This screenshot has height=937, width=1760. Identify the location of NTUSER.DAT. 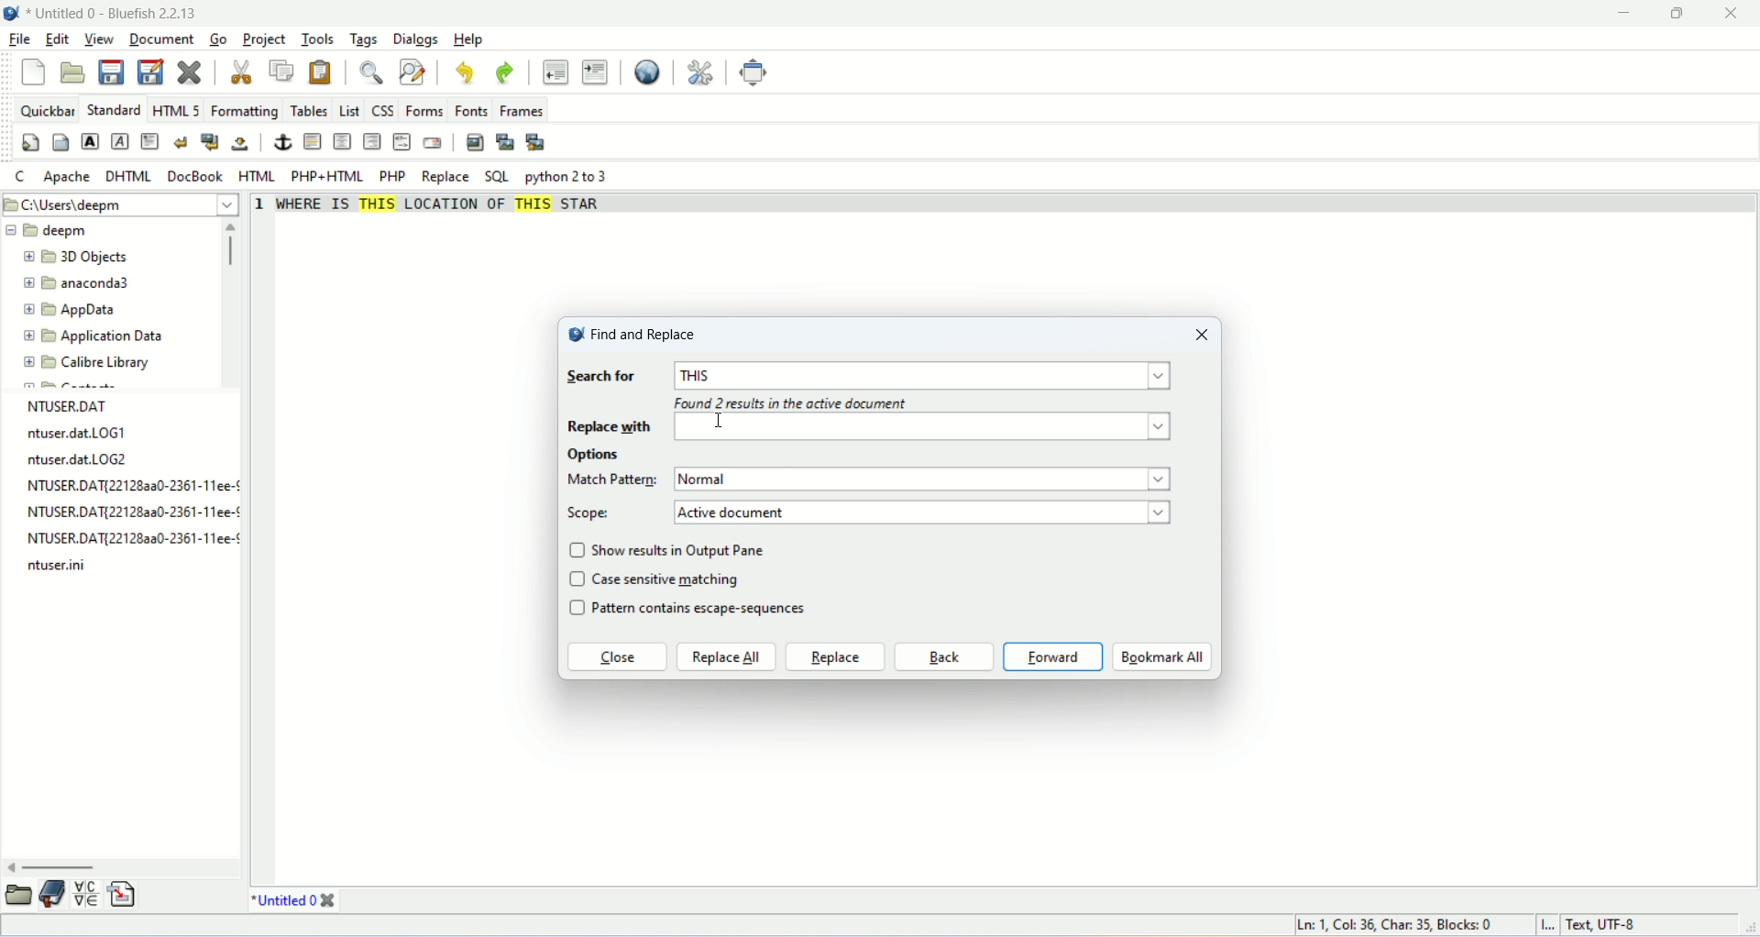
(71, 405).